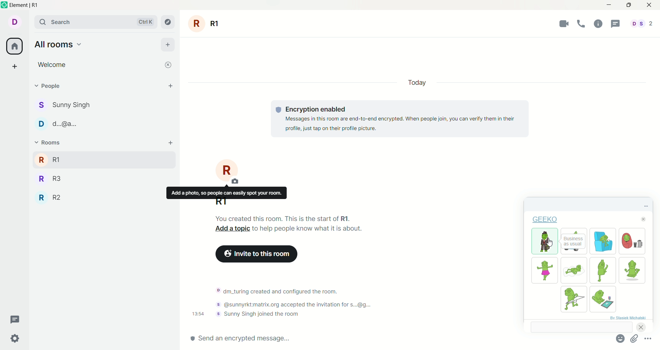 The width and height of the screenshot is (660, 350). What do you see at coordinates (227, 171) in the screenshot?
I see `Click to change image of current room` at bounding box center [227, 171].